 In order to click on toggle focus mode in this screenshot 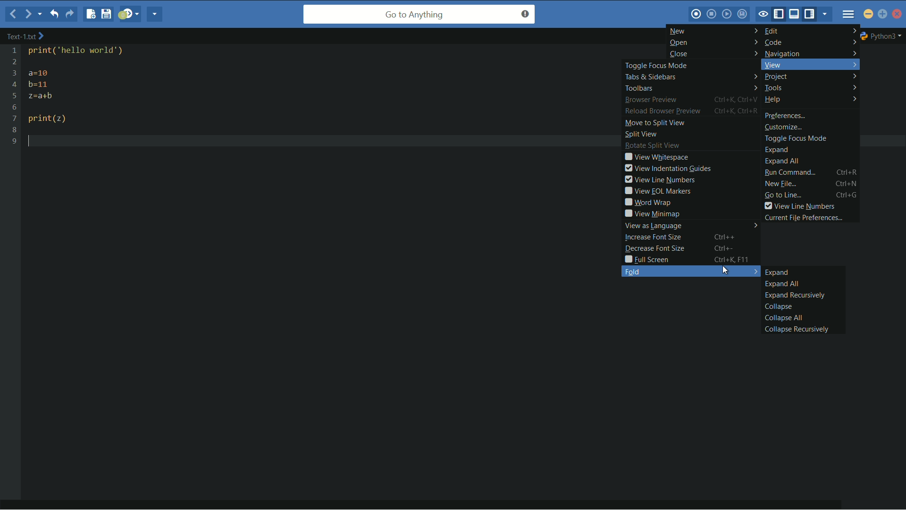, I will do `click(657, 66)`.